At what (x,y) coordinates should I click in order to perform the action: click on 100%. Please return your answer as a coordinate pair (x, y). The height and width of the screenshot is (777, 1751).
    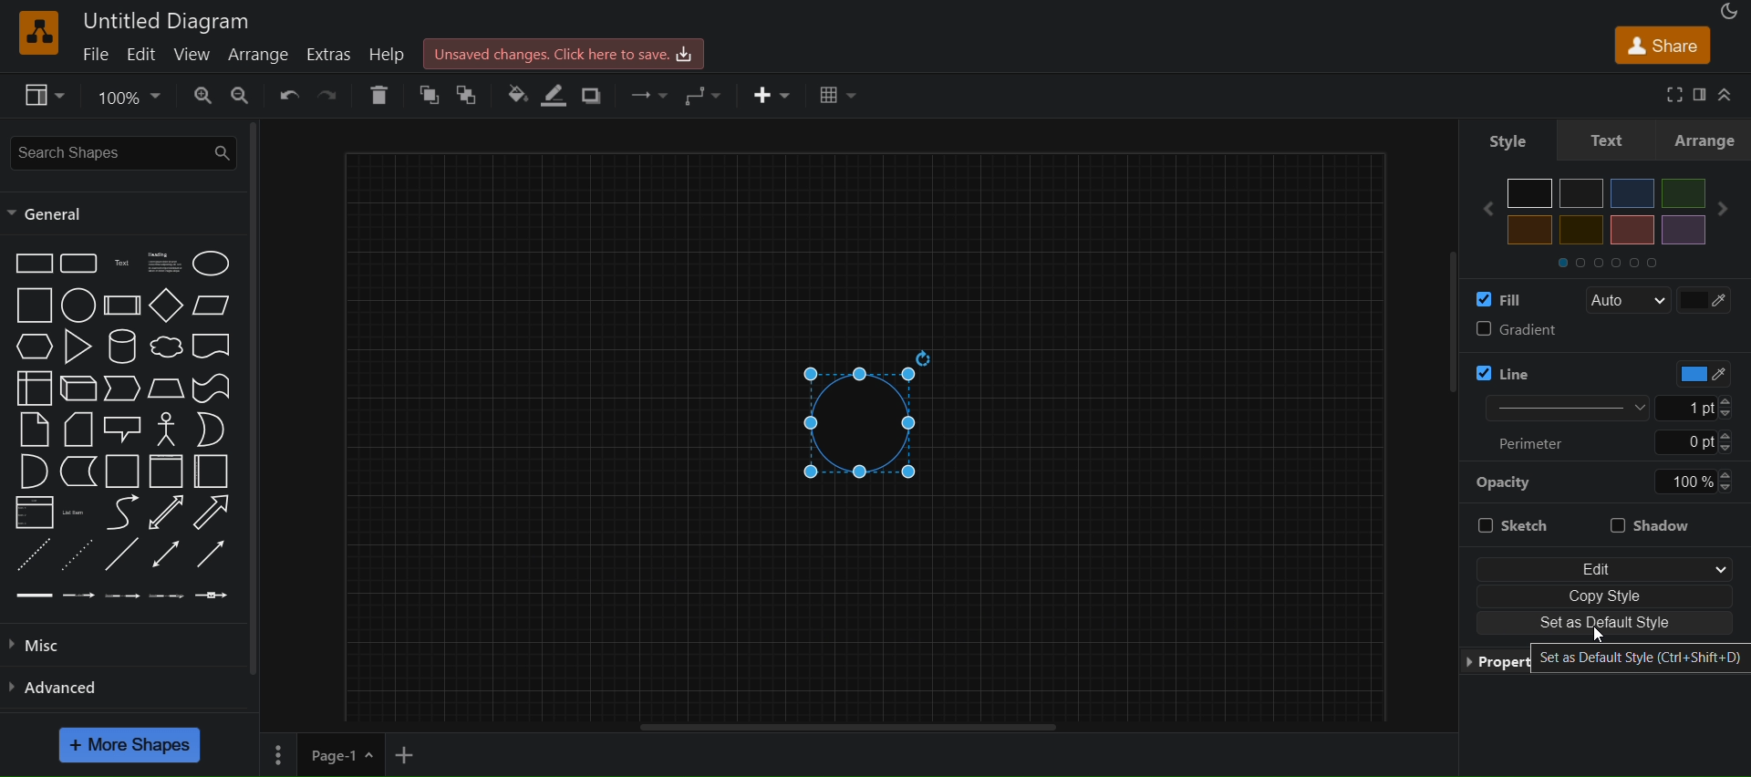
    Looking at the image, I should click on (1694, 482).